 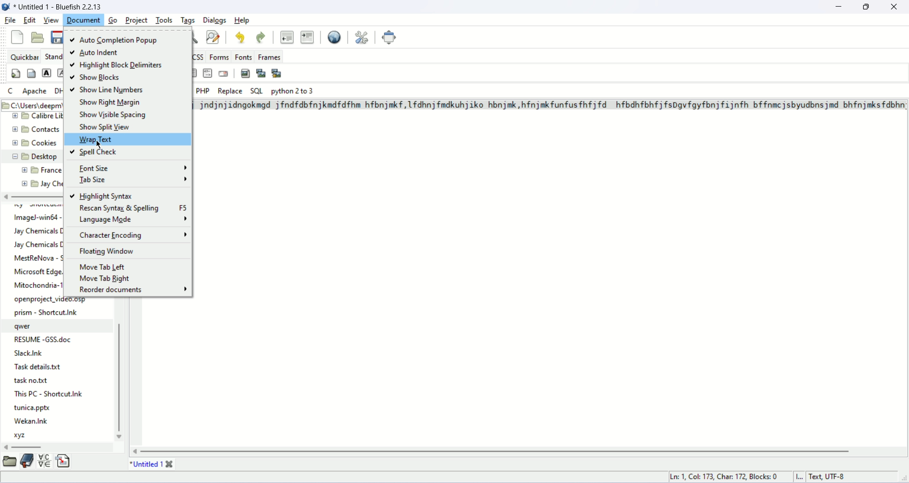 What do you see at coordinates (134, 220) in the screenshot?
I see `language mode` at bounding box center [134, 220].